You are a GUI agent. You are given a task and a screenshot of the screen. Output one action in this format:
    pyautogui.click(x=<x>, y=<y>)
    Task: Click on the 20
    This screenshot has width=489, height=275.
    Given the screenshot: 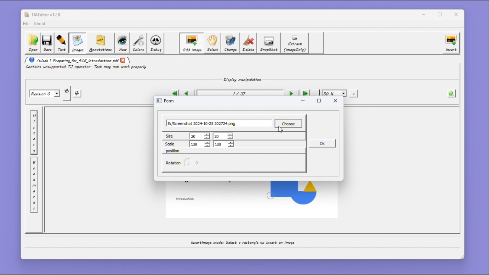 What is the action you would take?
    pyautogui.click(x=200, y=136)
    